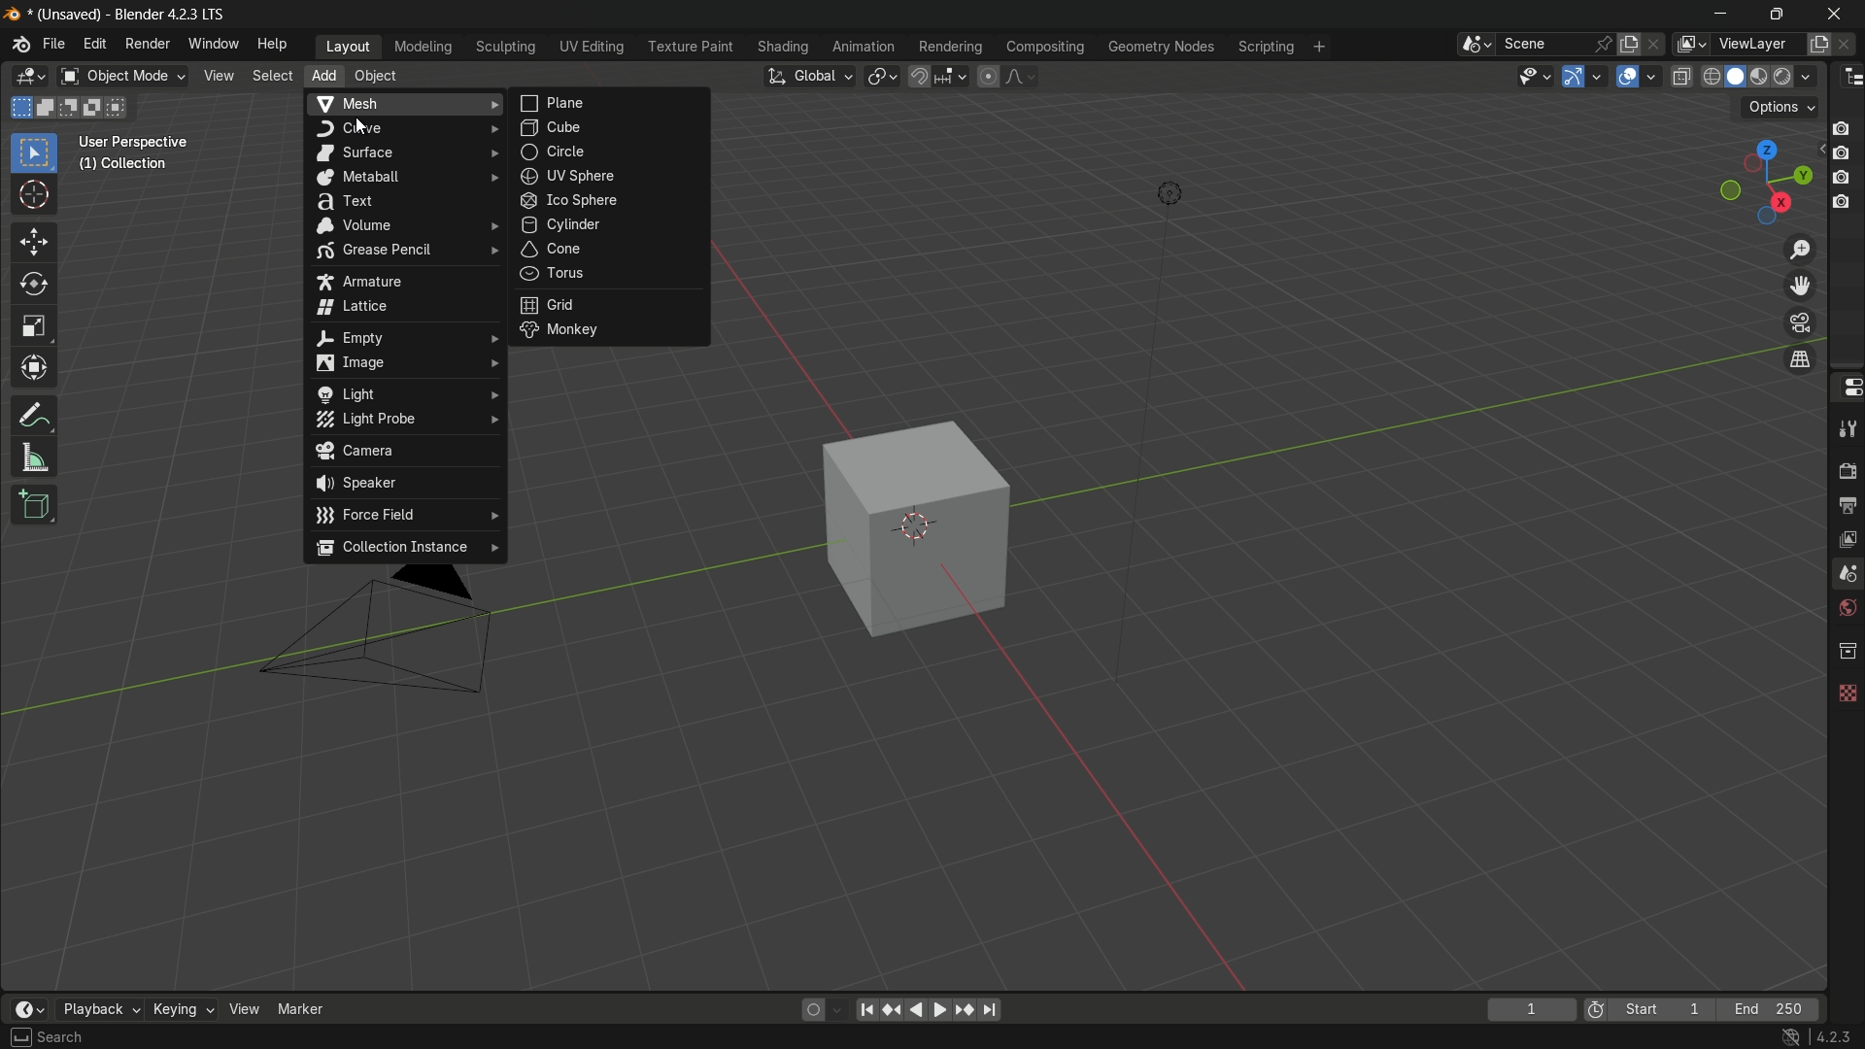 This screenshot has height=1049, width=1865. What do you see at coordinates (612, 103) in the screenshot?
I see `plane` at bounding box center [612, 103].